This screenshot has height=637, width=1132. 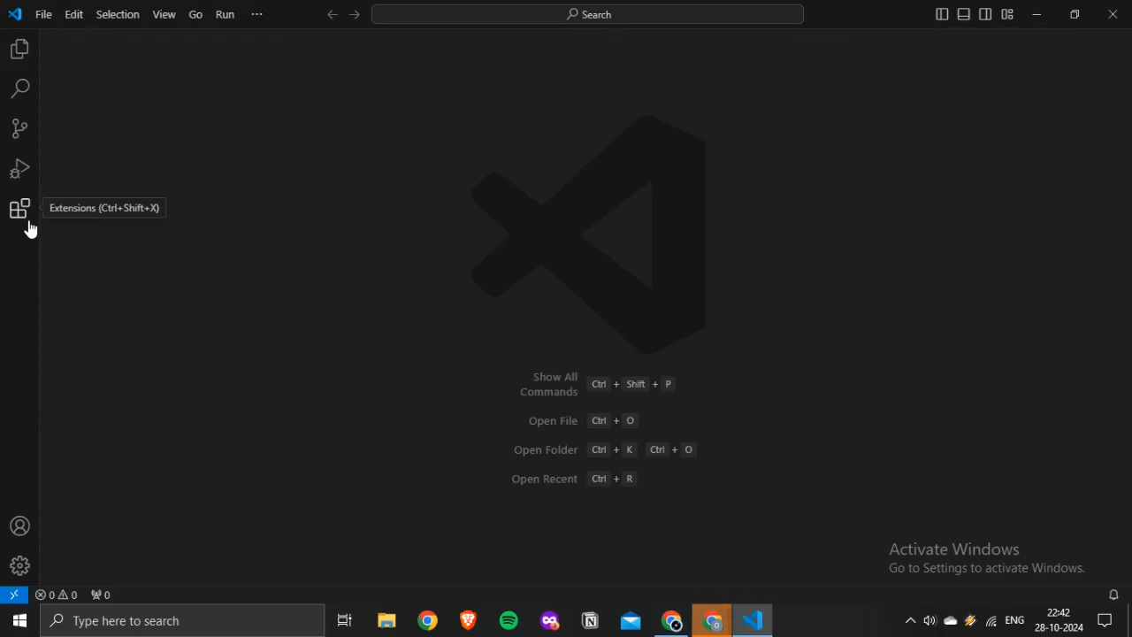 I want to click on onedrive, so click(x=951, y=621).